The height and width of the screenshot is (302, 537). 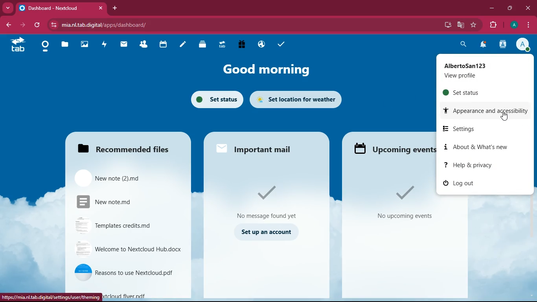 I want to click on gift, so click(x=241, y=44).